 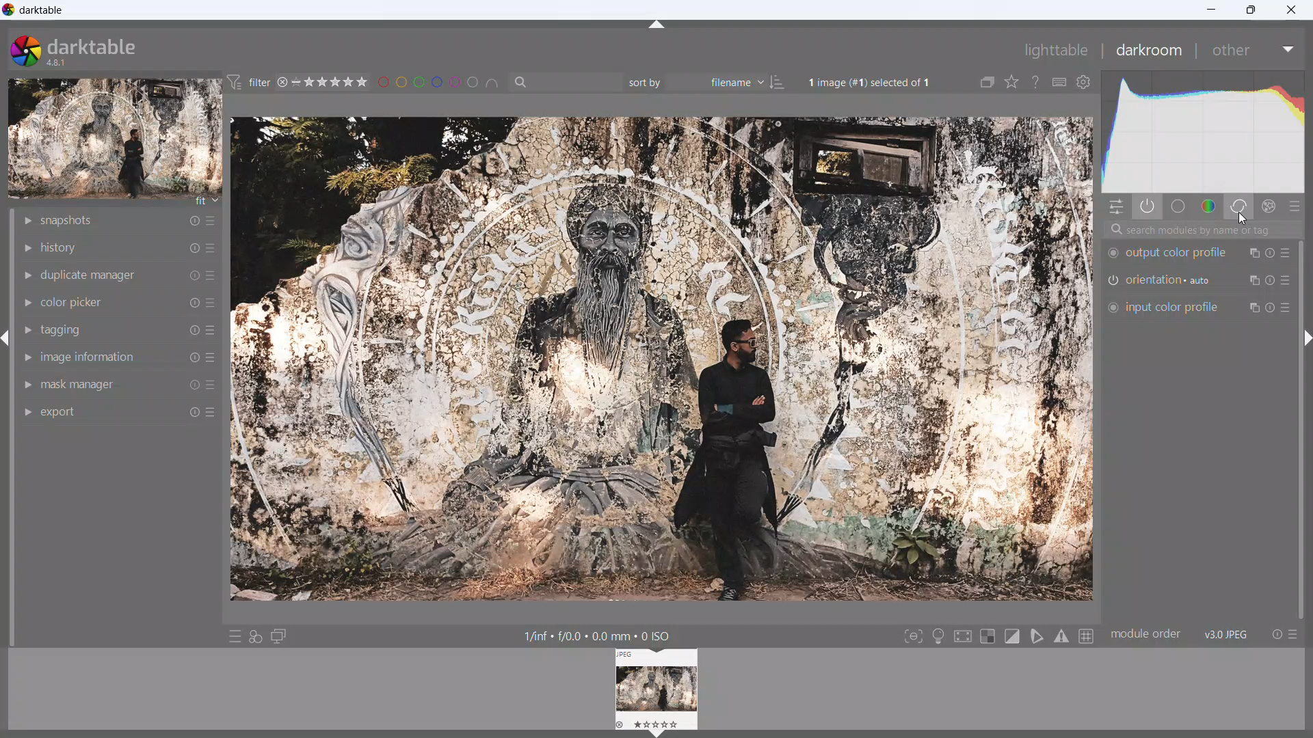 What do you see at coordinates (212, 221) in the screenshot?
I see `more options` at bounding box center [212, 221].